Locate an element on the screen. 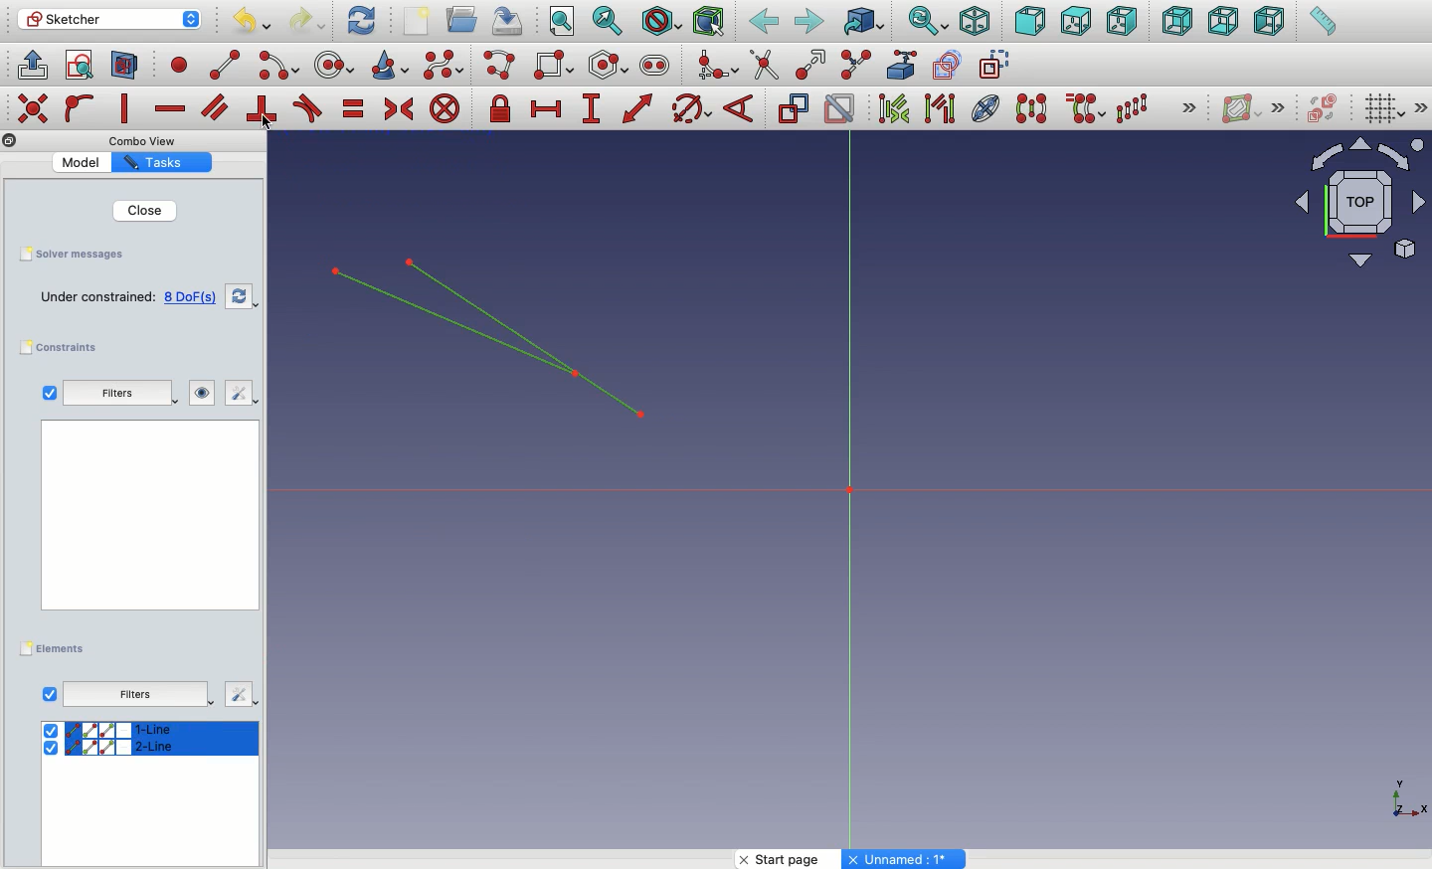 The width and height of the screenshot is (1432, 869). Slot is located at coordinates (655, 66).